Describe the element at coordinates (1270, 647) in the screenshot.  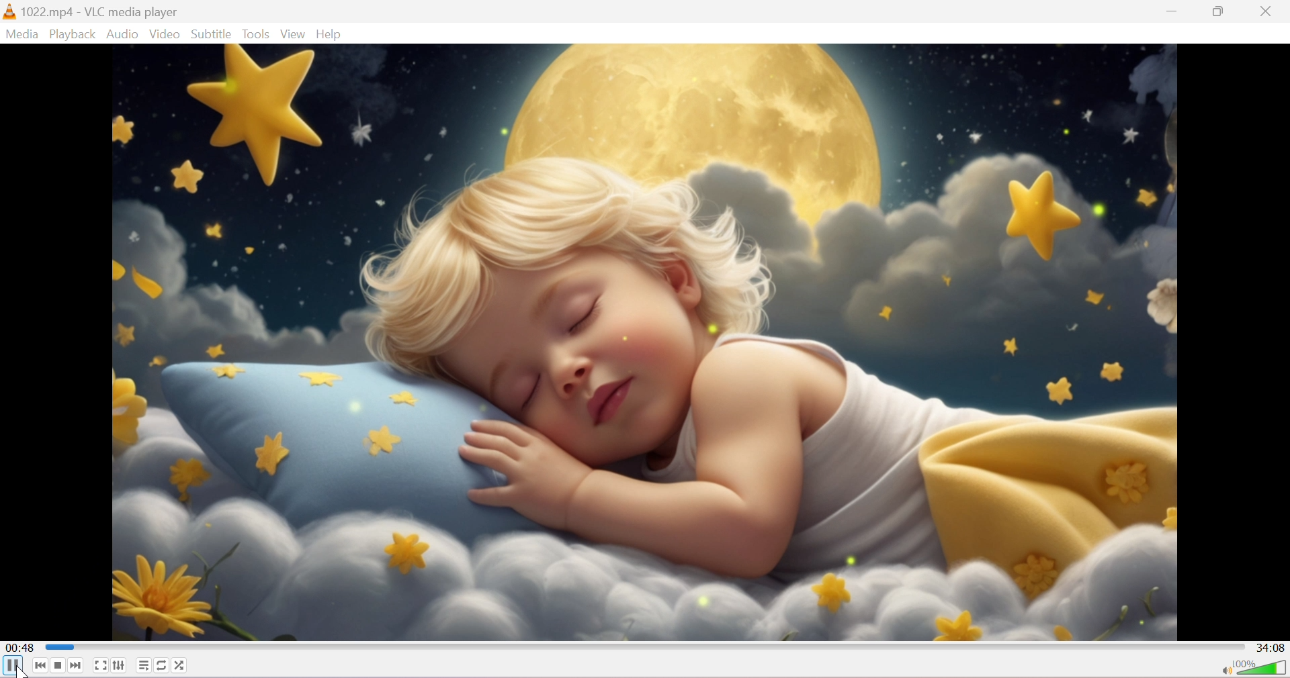
I see `34:08` at that location.